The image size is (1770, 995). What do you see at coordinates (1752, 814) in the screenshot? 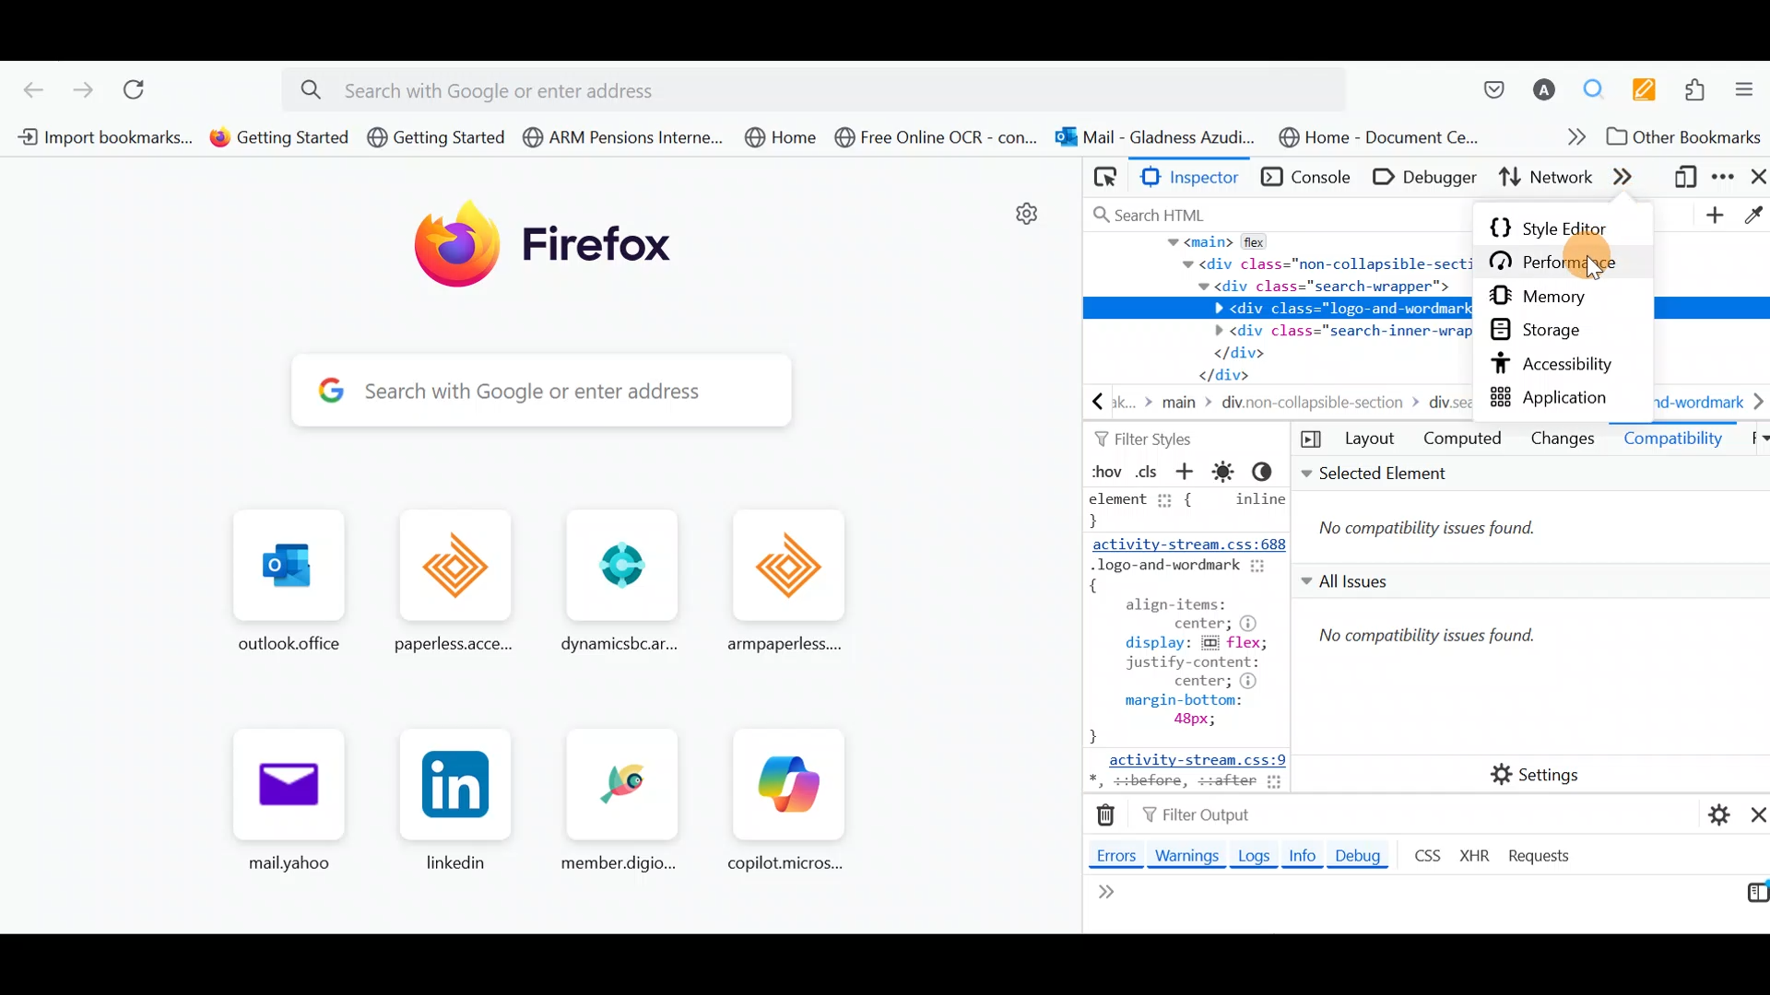
I see `Close split console ` at bounding box center [1752, 814].